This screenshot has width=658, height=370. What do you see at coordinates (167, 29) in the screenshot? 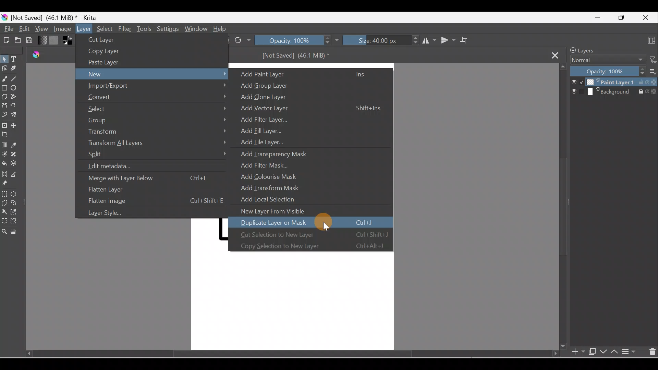
I see `Settings` at bounding box center [167, 29].